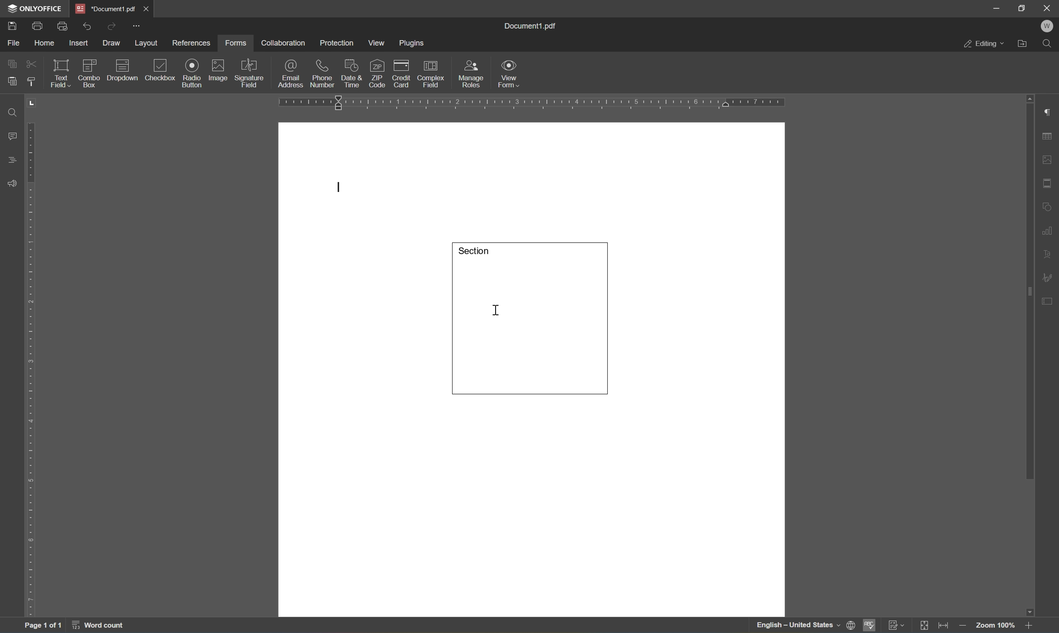 The image size is (1059, 633). Describe the element at coordinates (321, 74) in the screenshot. I see `phone number` at that location.